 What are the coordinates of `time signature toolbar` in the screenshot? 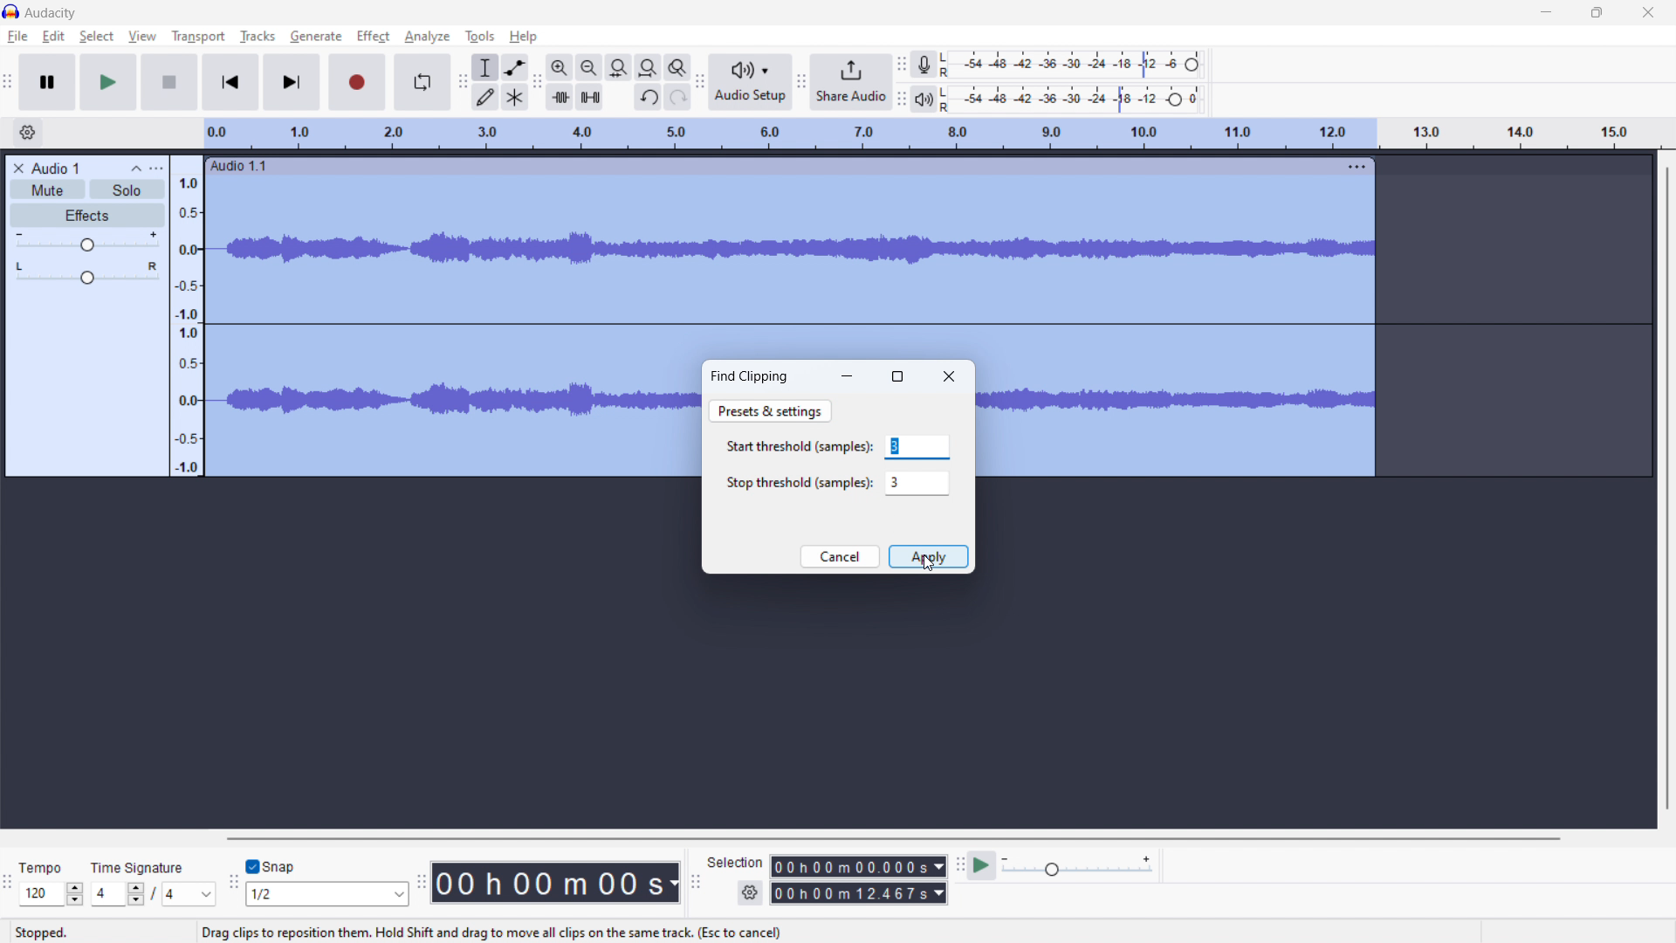 It's located at (11, 880).